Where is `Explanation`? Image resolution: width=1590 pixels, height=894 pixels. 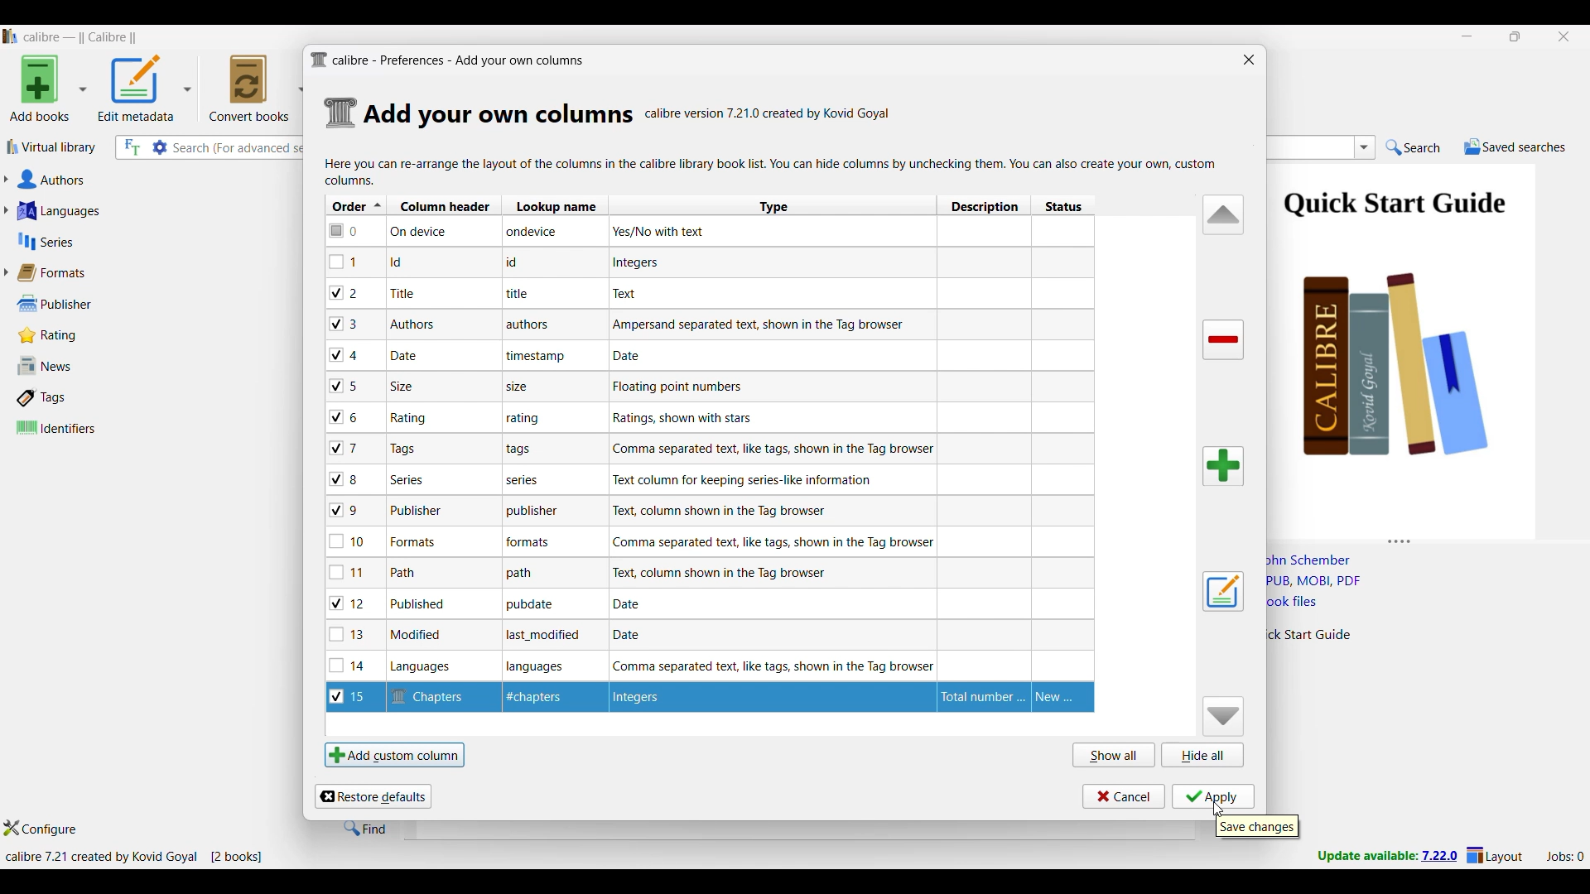
Explanation is located at coordinates (770, 449).